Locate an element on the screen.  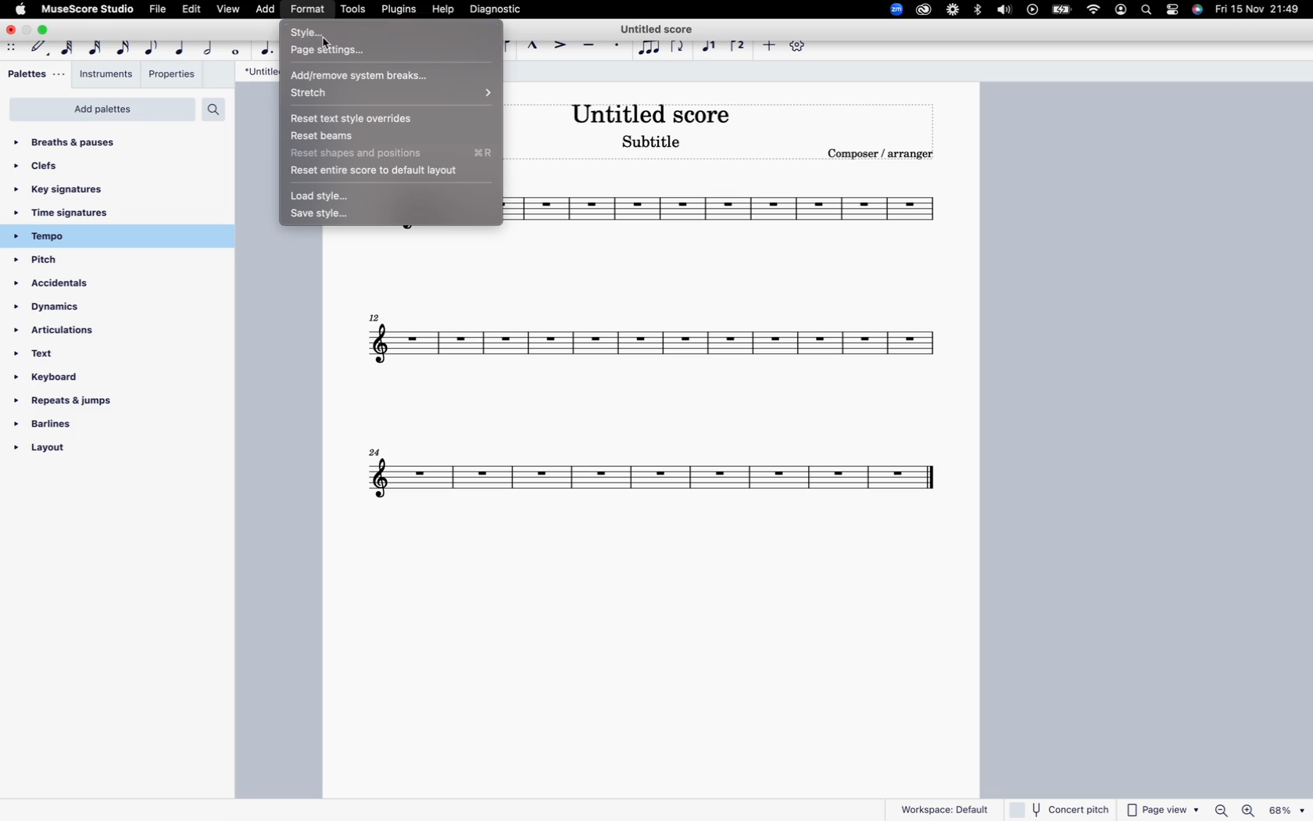
reset beams is located at coordinates (374, 136).